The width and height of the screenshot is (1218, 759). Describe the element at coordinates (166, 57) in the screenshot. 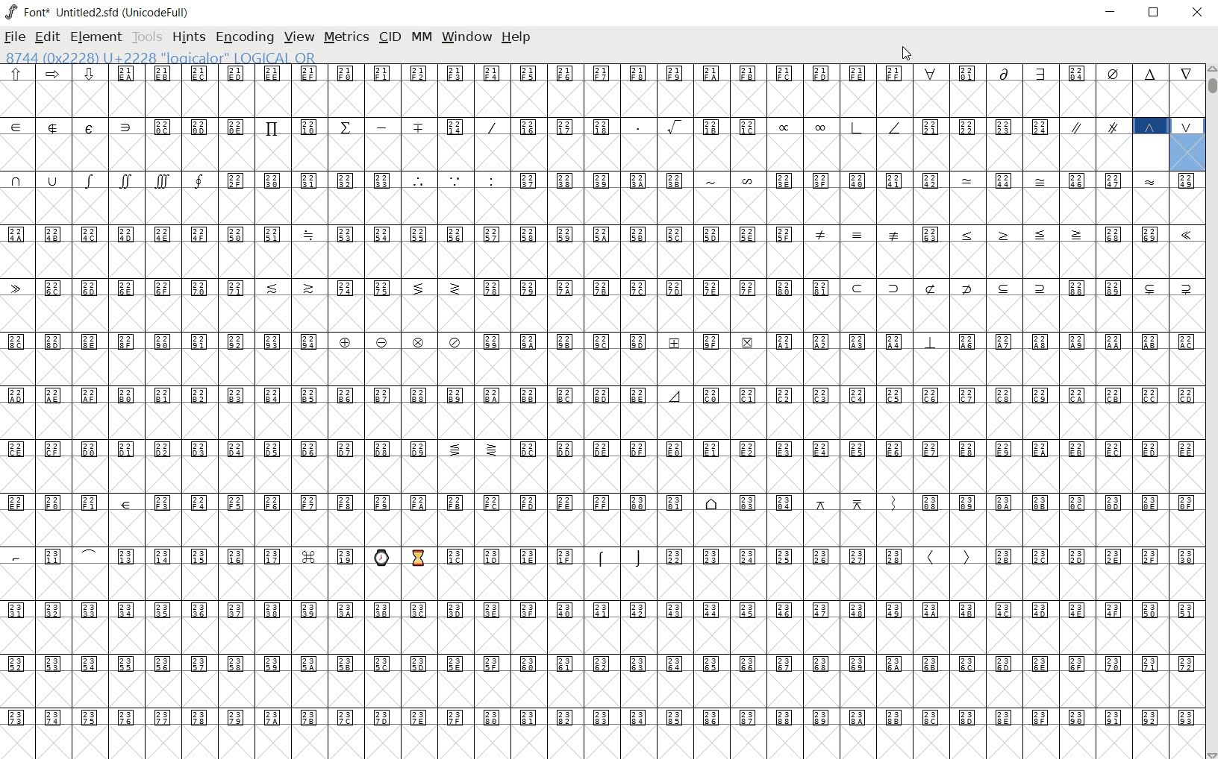

I see `8744 (0x2228) U+2228 "logicalor" LOGICAL OR` at that location.